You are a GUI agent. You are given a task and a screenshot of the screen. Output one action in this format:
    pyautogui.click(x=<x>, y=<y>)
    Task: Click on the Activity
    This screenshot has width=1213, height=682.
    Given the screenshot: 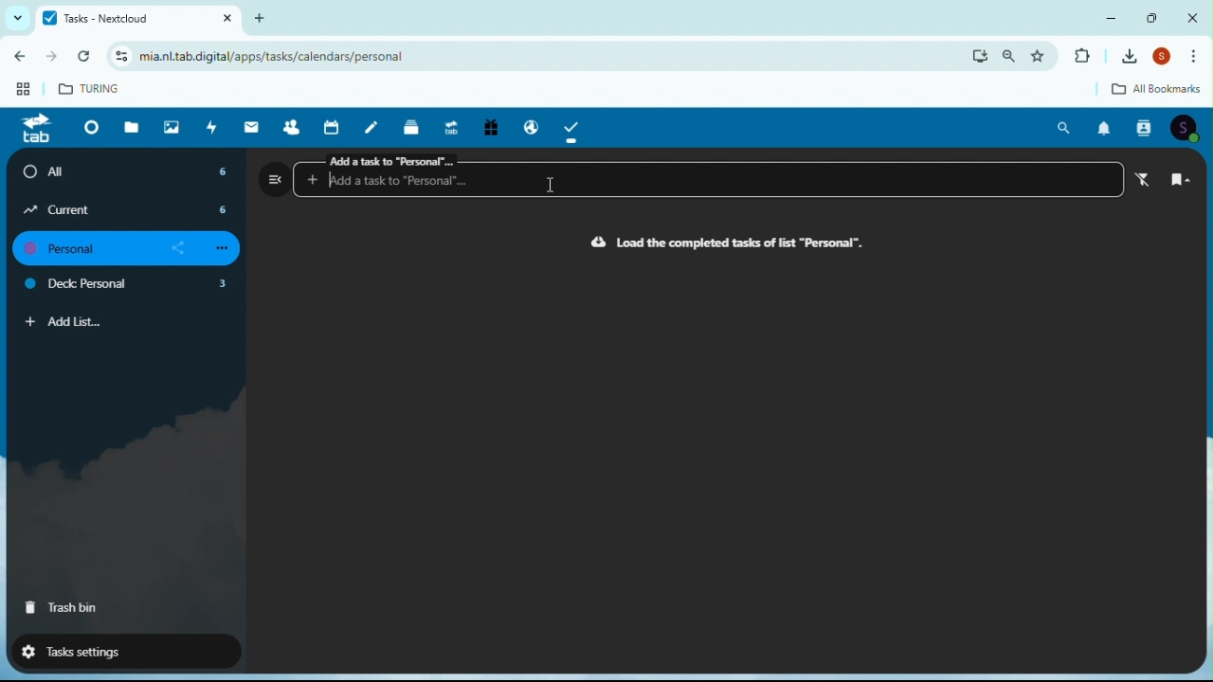 What is the action you would take?
    pyautogui.click(x=212, y=127)
    